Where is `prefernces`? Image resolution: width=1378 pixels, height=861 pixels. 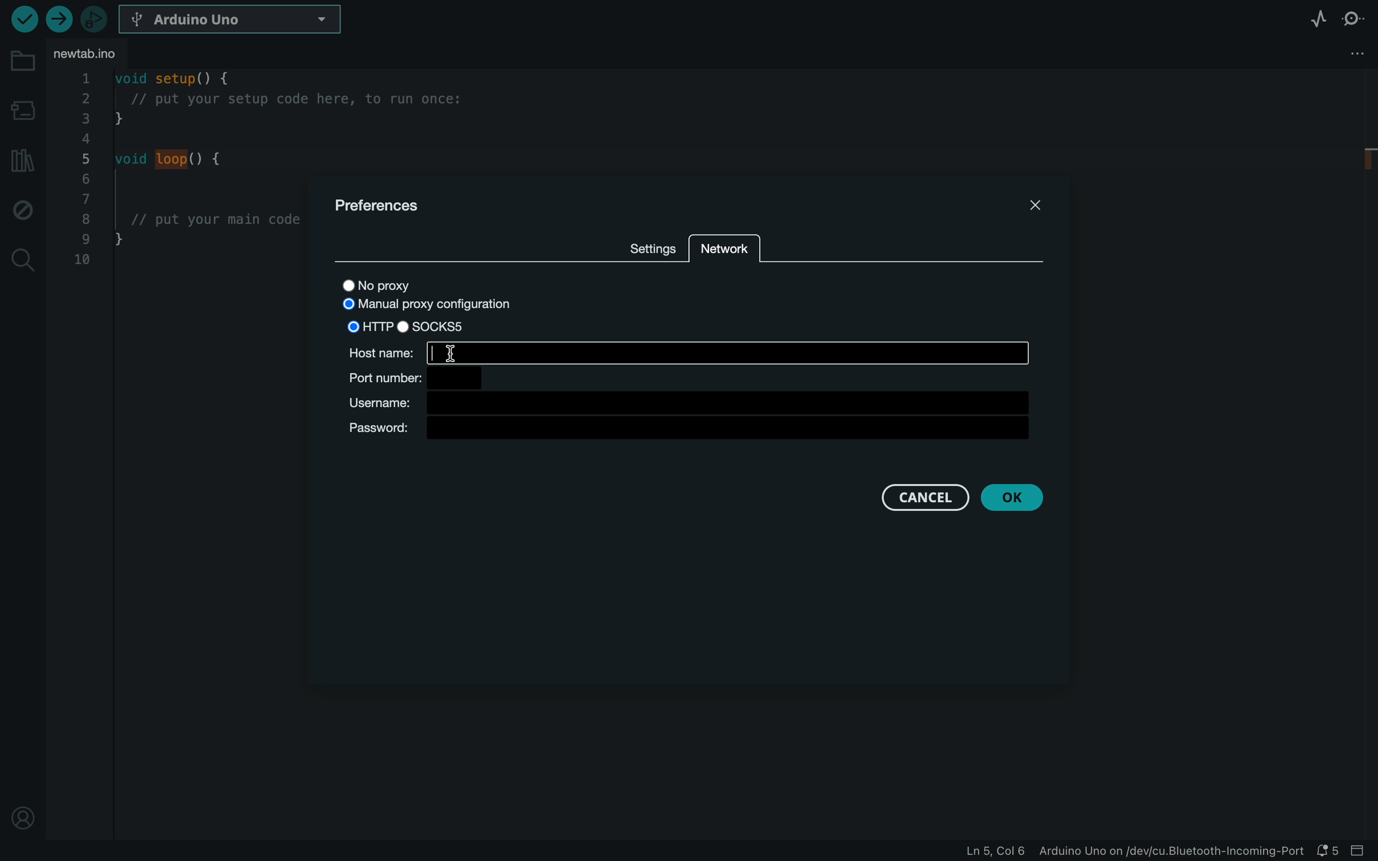
prefernces is located at coordinates (384, 207).